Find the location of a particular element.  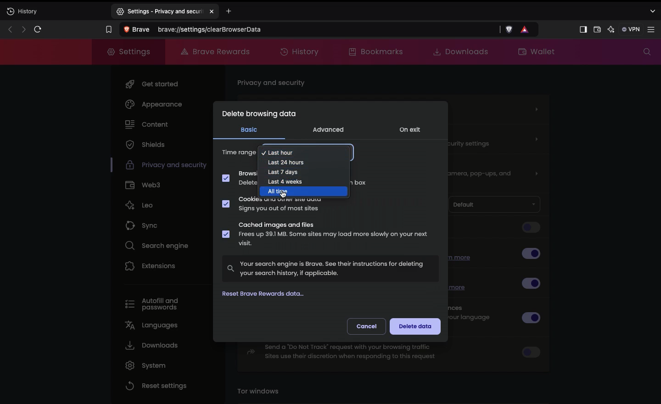

Basic is located at coordinates (249, 129).